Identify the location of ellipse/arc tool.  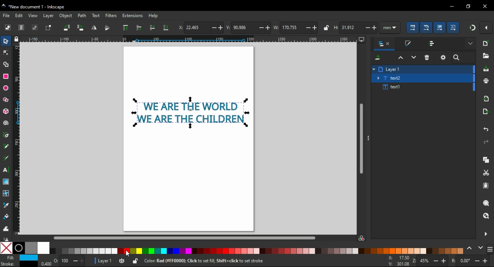
(7, 88).